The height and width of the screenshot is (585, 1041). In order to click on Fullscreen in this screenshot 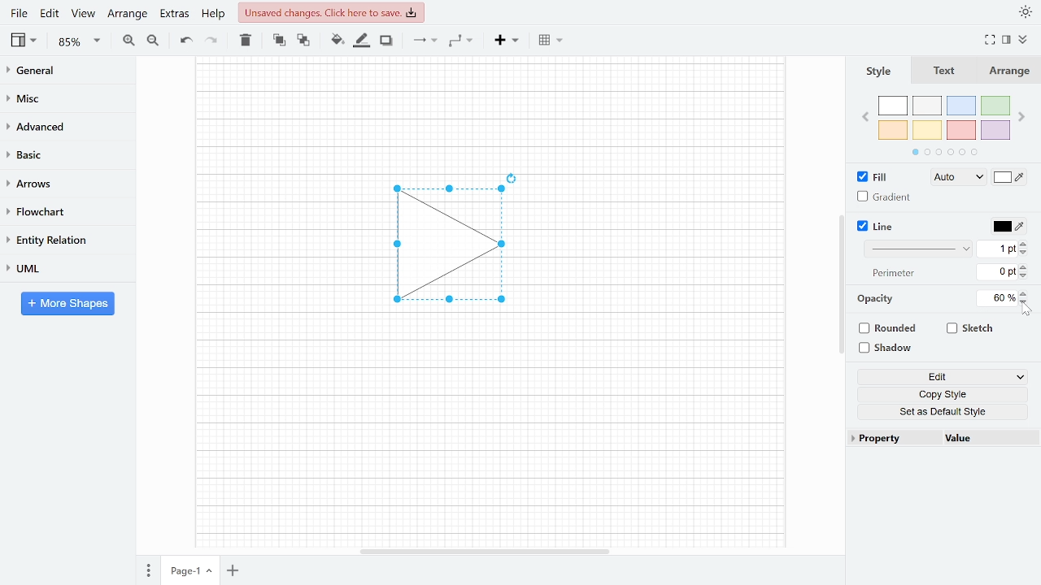, I will do `click(992, 40)`.